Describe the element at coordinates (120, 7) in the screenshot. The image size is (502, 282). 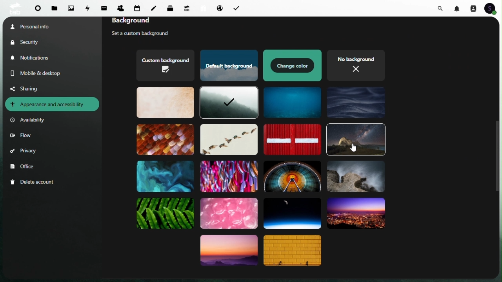
I see `Contacts` at that location.